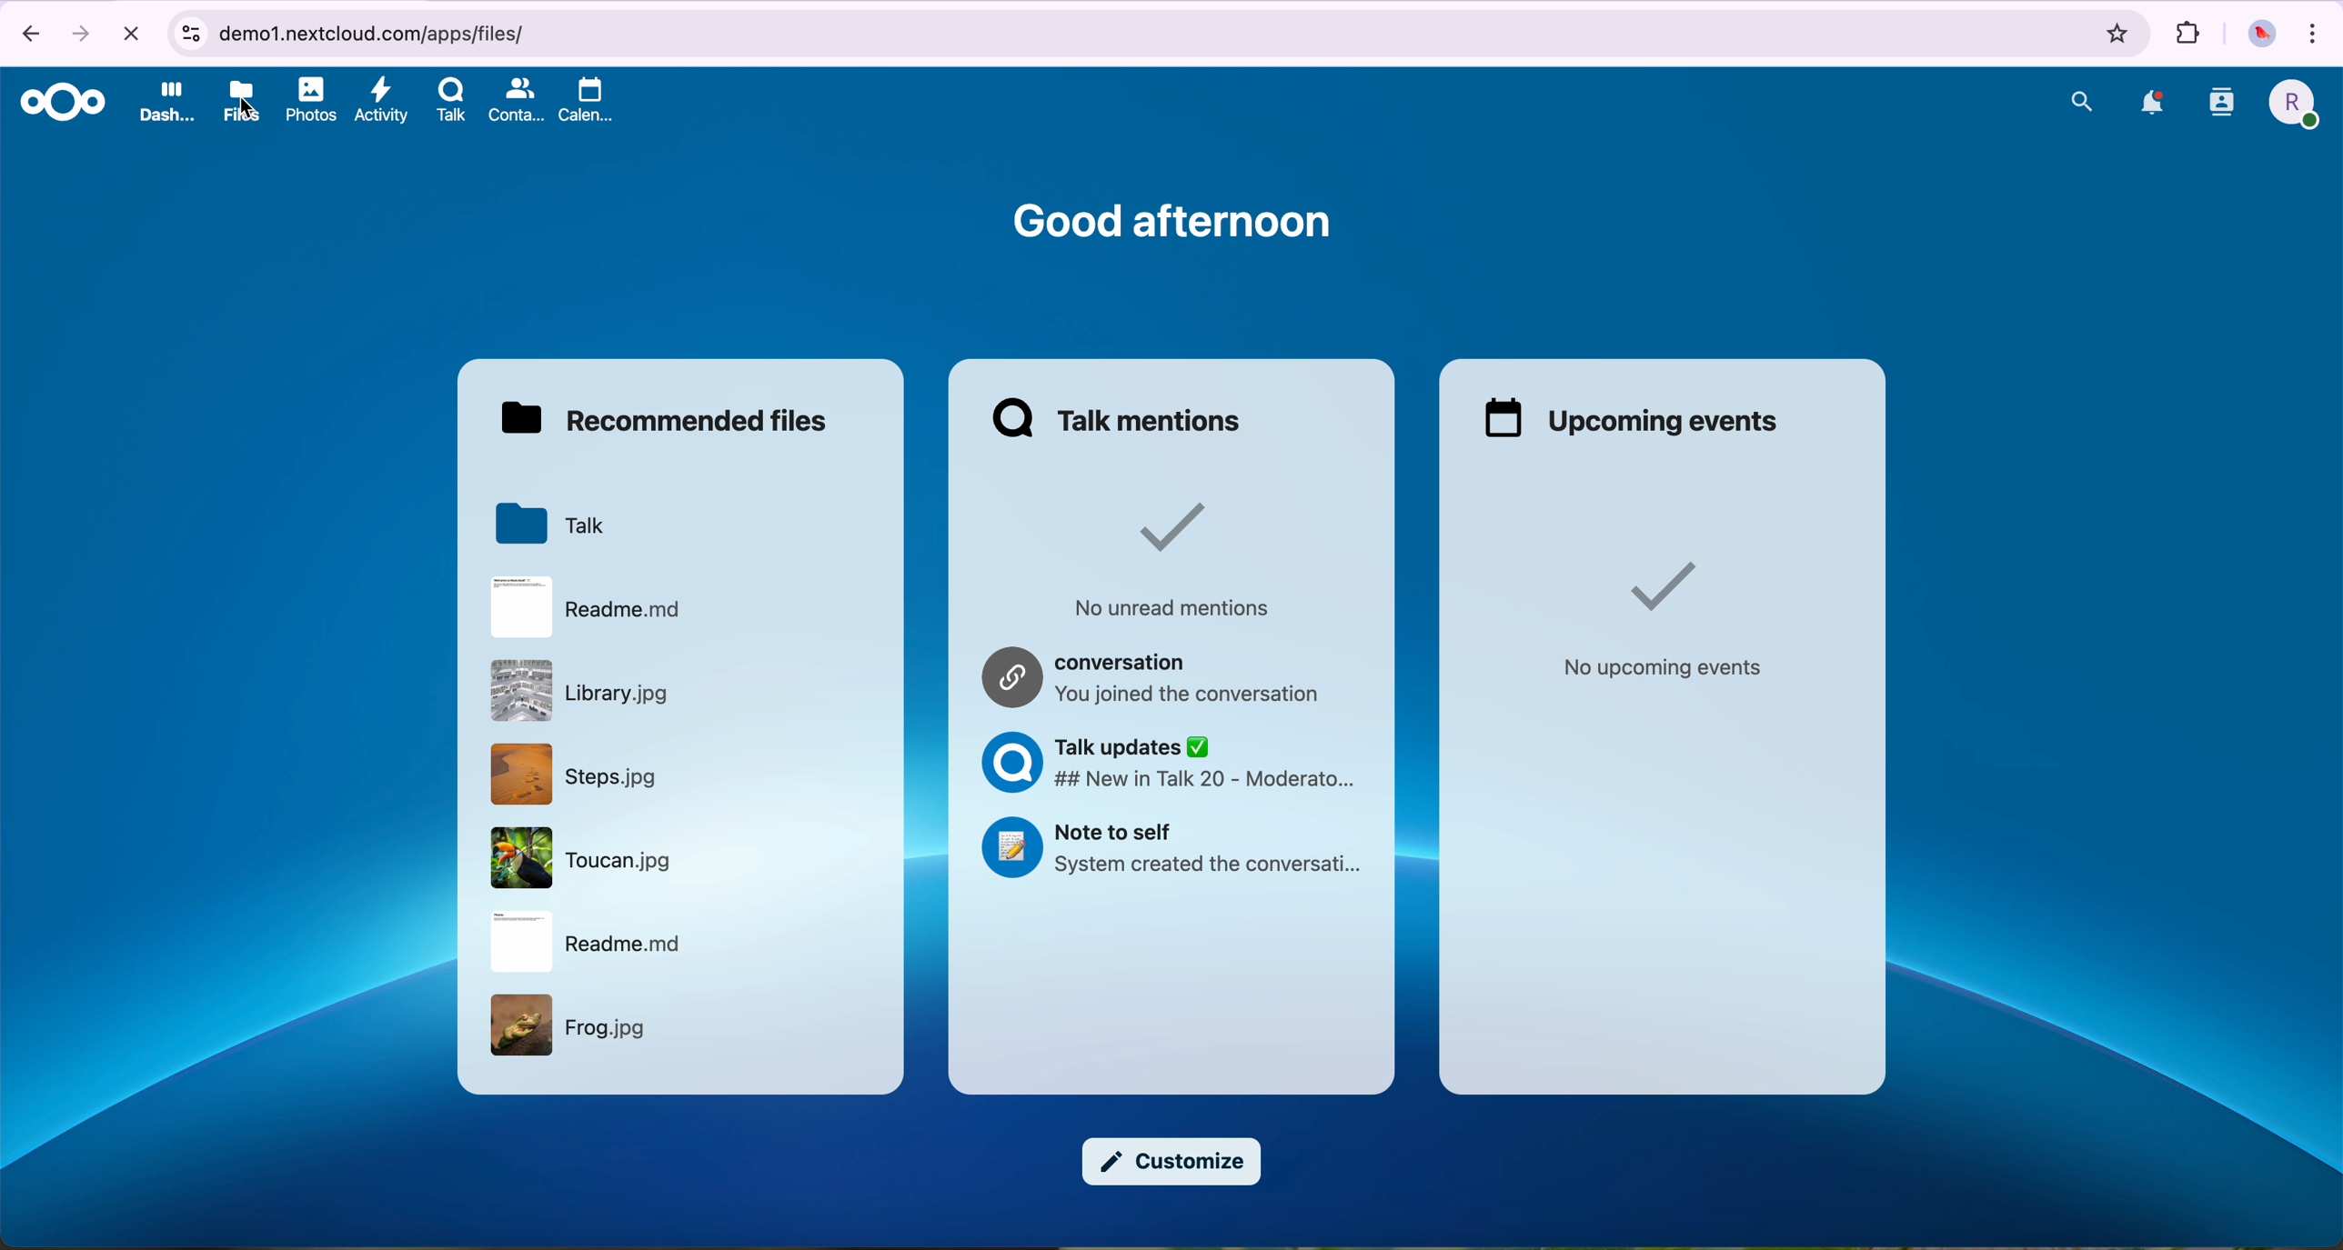  What do you see at coordinates (581, 782) in the screenshot?
I see `steps.jpg` at bounding box center [581, 782].